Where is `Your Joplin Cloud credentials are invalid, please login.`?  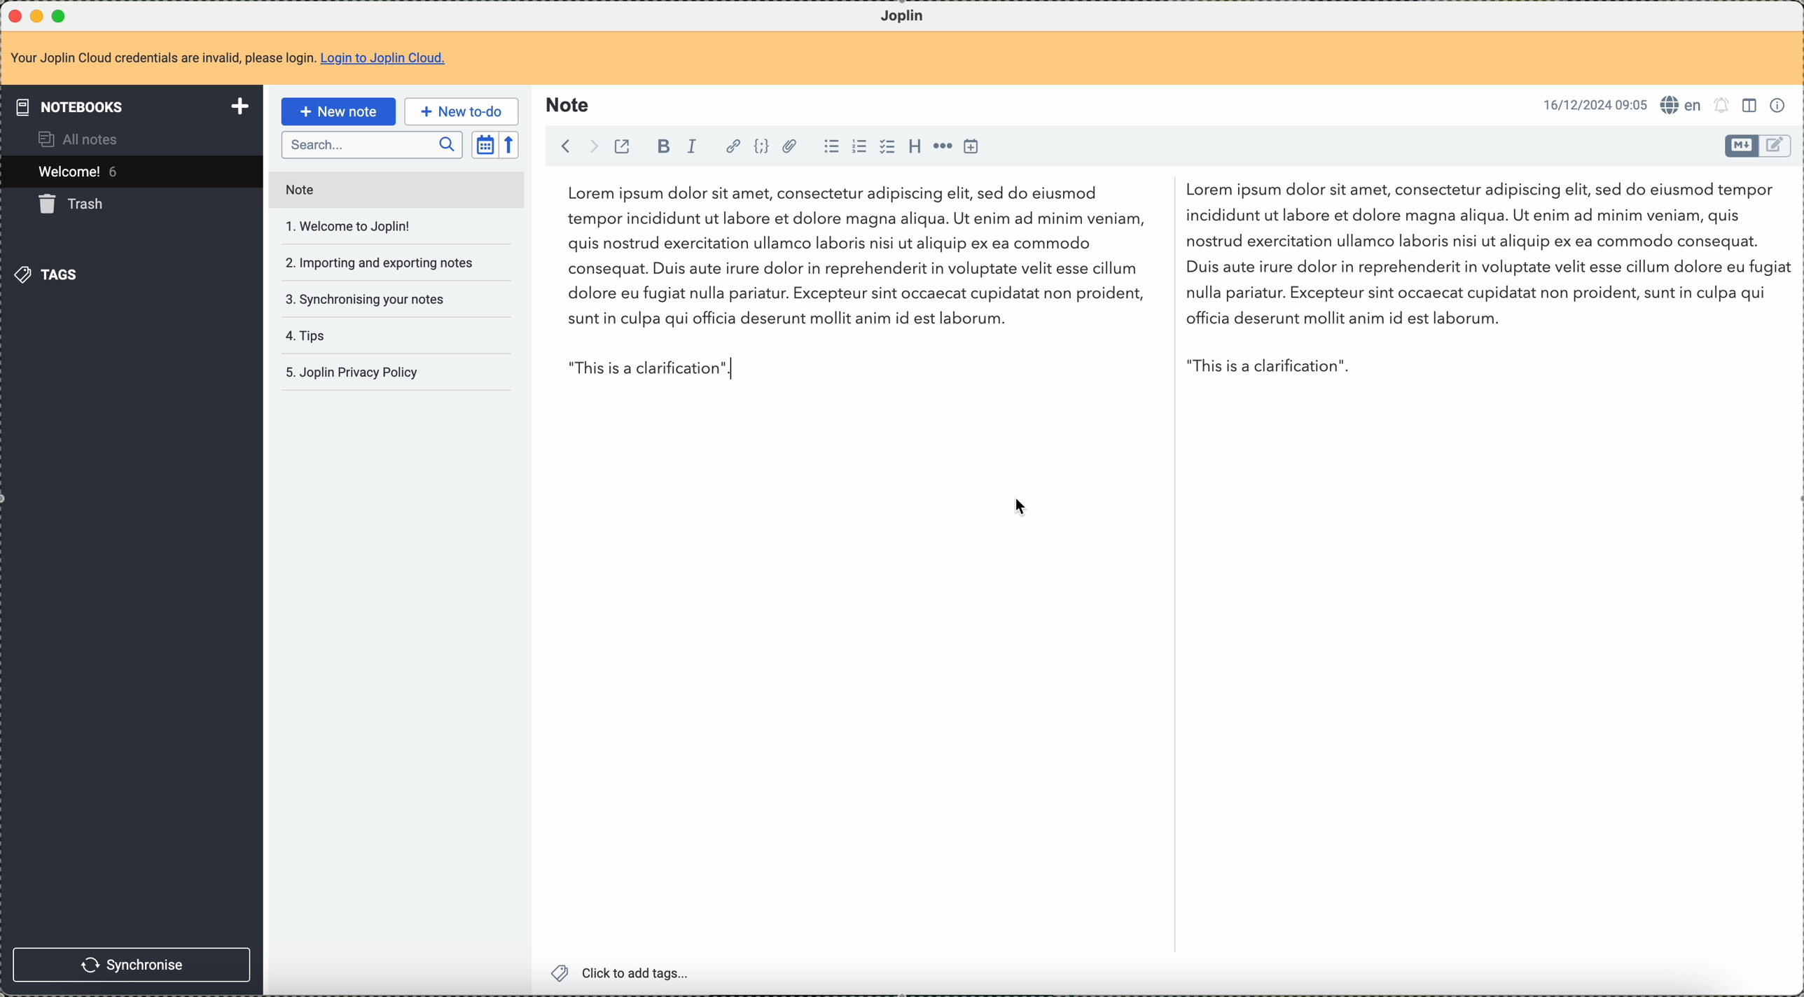
Your Joplin Cloud credentials are invalid, please login. is located at coordinates (162, 60).